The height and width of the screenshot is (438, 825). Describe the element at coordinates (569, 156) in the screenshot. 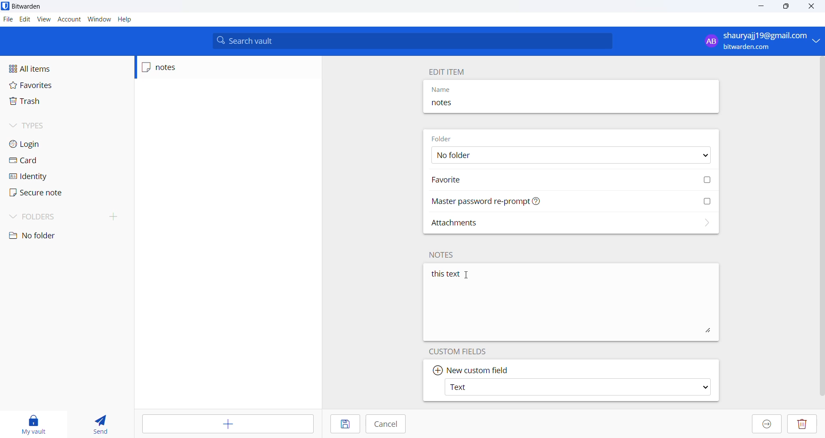

I see `No folder` at that location.